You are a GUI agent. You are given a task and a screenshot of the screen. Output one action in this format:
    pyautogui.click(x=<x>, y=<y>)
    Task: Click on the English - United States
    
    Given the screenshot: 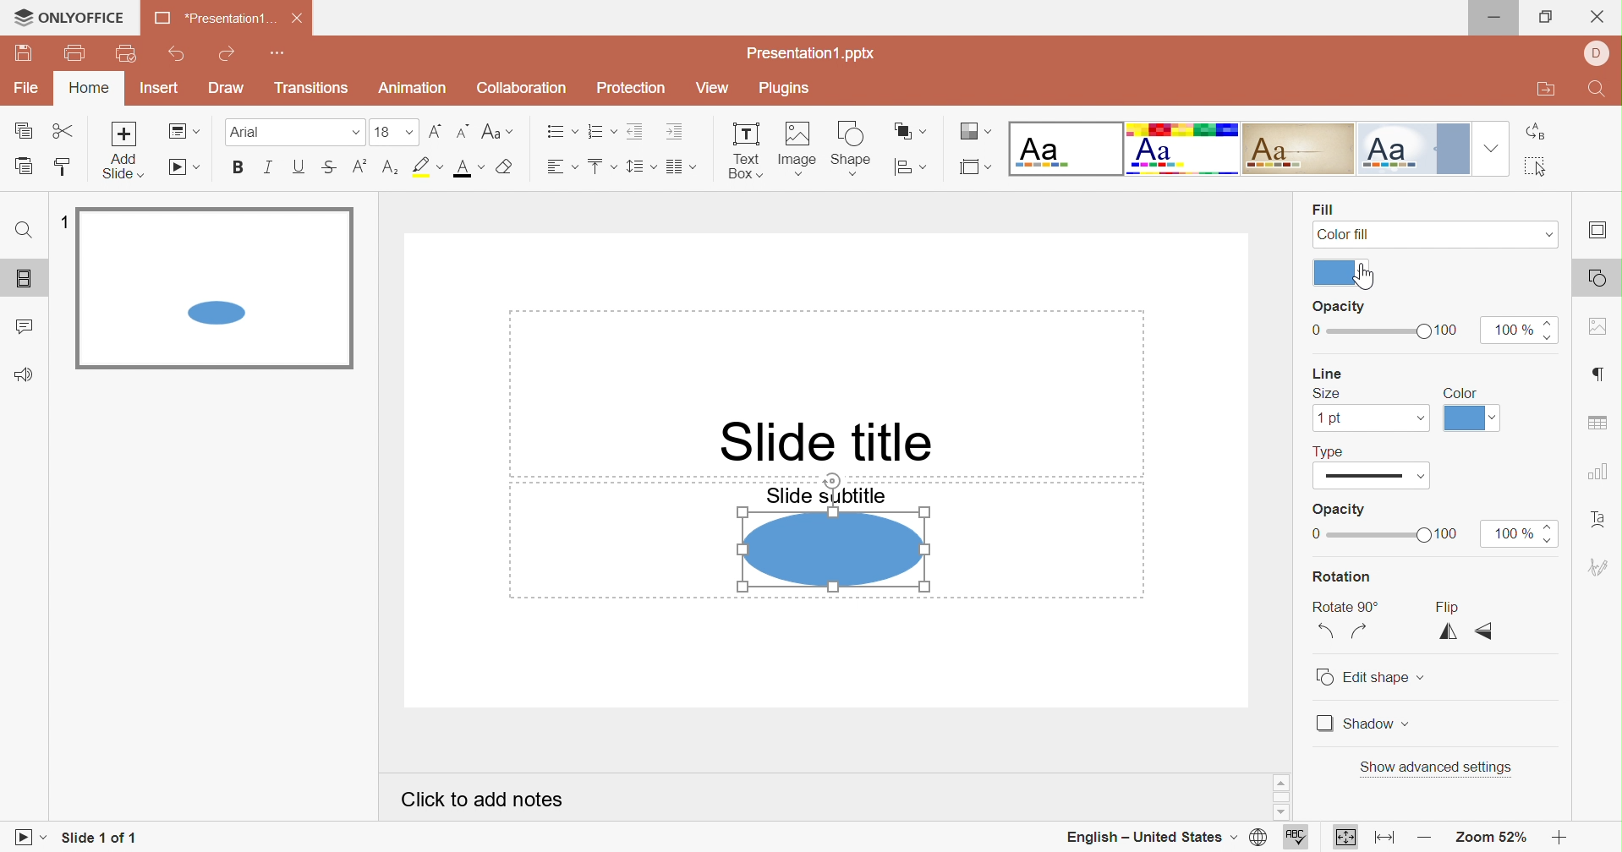 What is the action you would take?
    pyautogui.click(x=1147, y=837)
    